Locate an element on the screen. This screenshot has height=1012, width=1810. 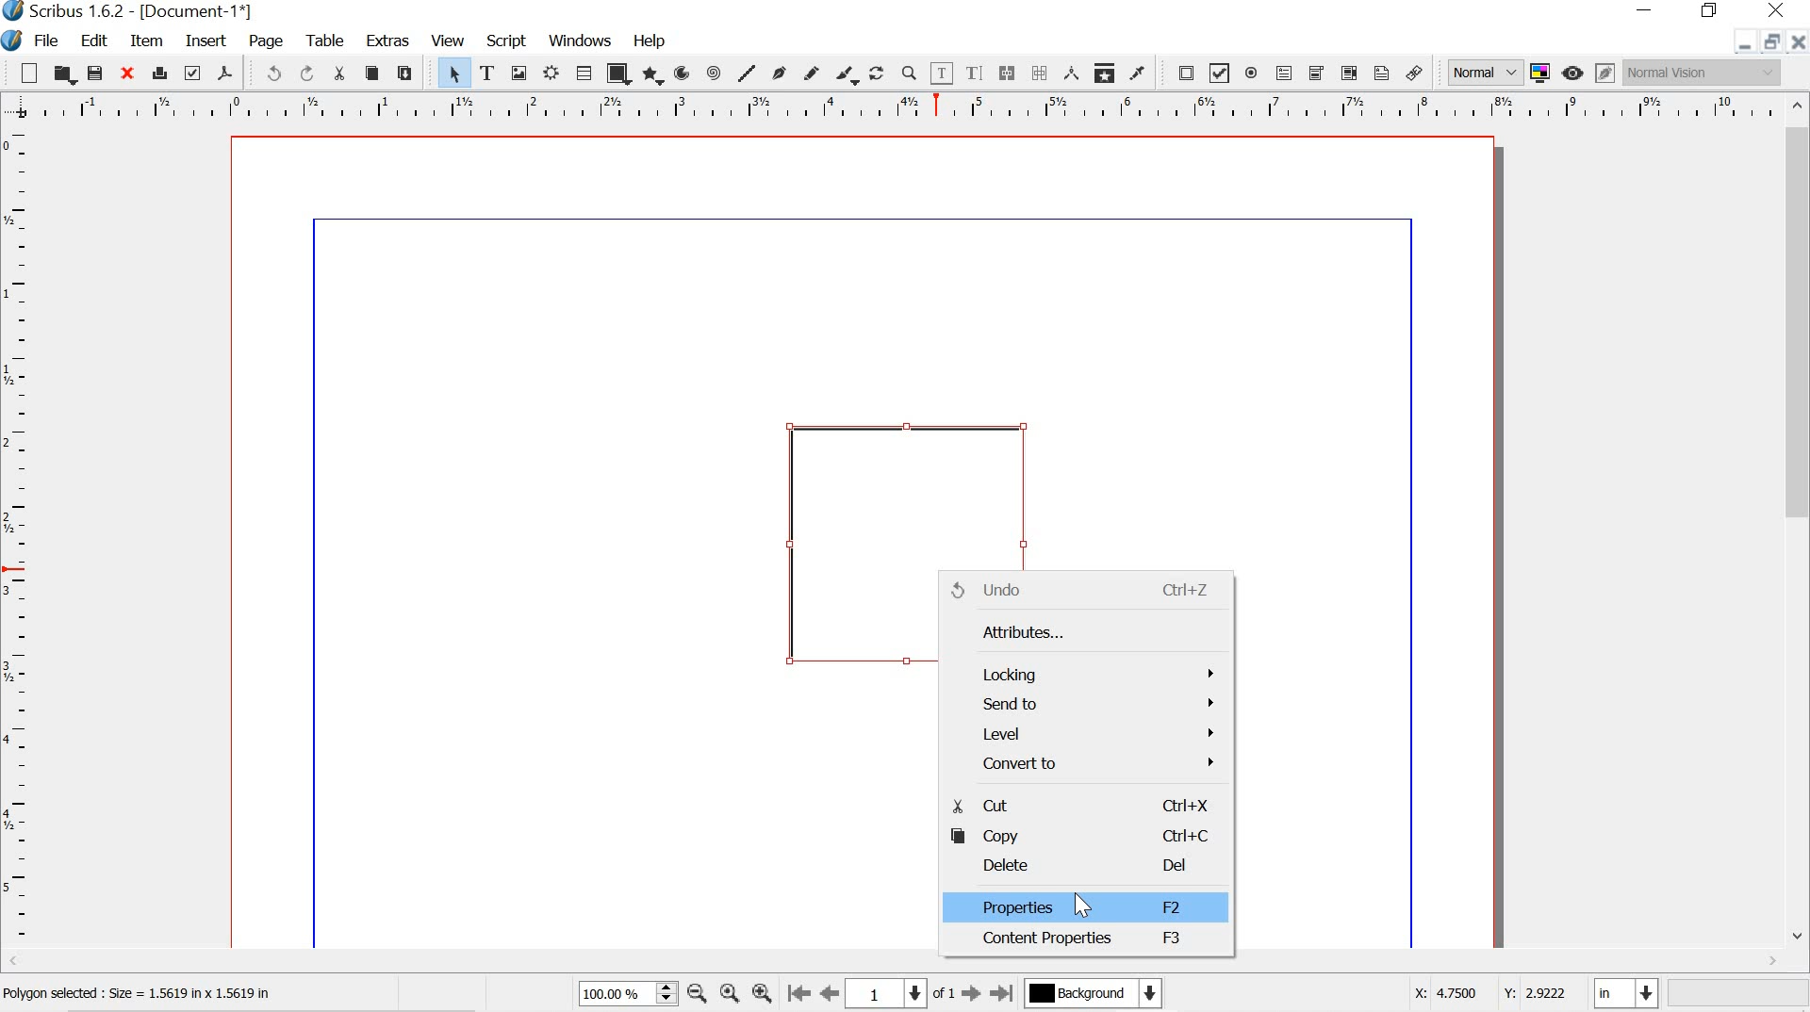
go to first page is located at coordinates (800, 996).